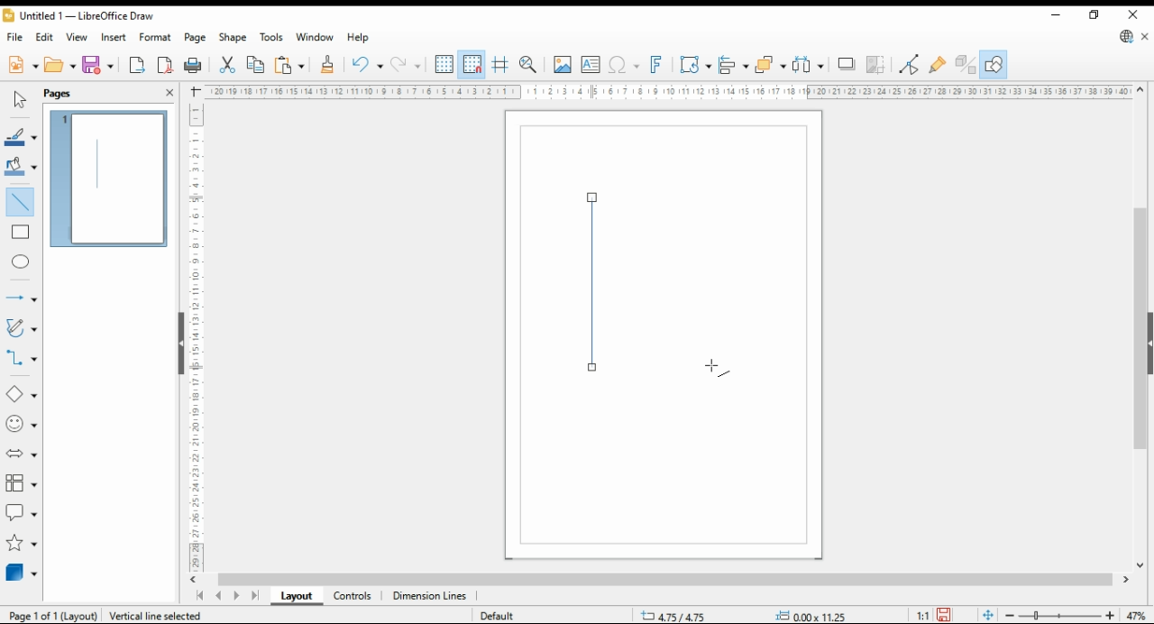  I want to click on mouse pointer, so click(718, 367).